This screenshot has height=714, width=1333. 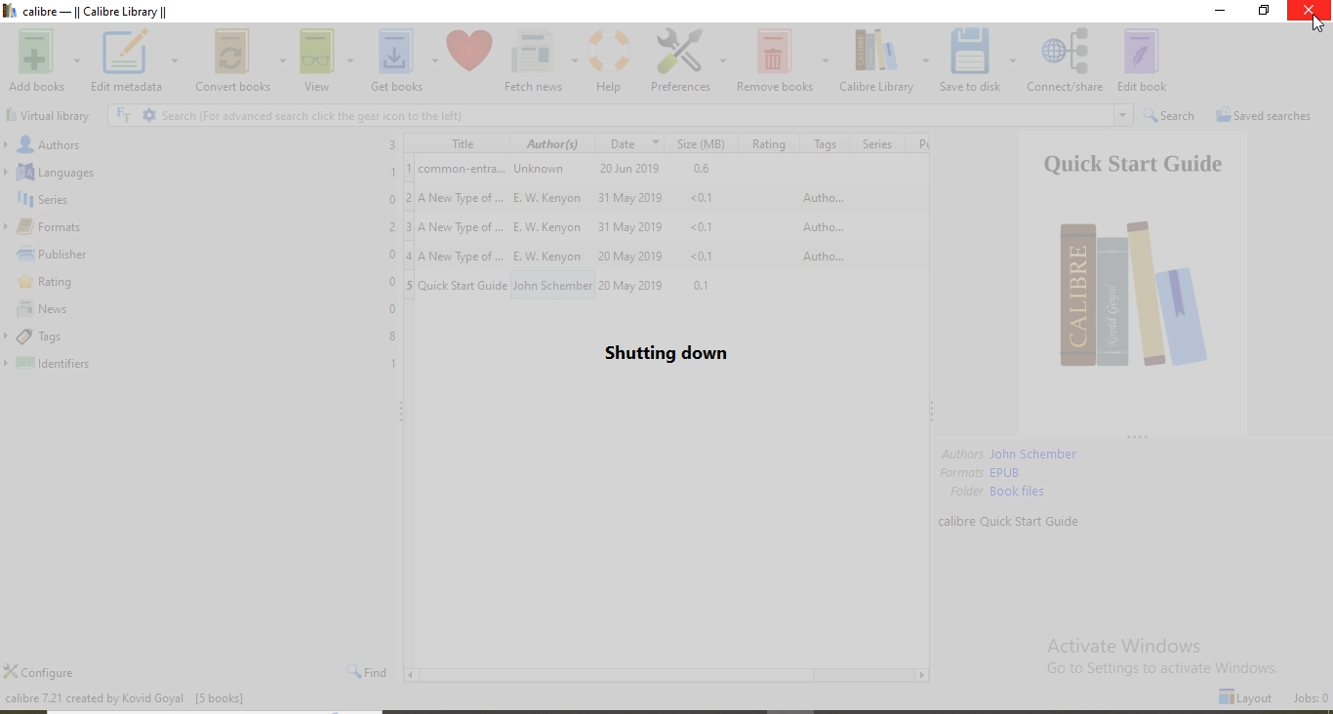 I want to click on News, so click(x=202, y=310).